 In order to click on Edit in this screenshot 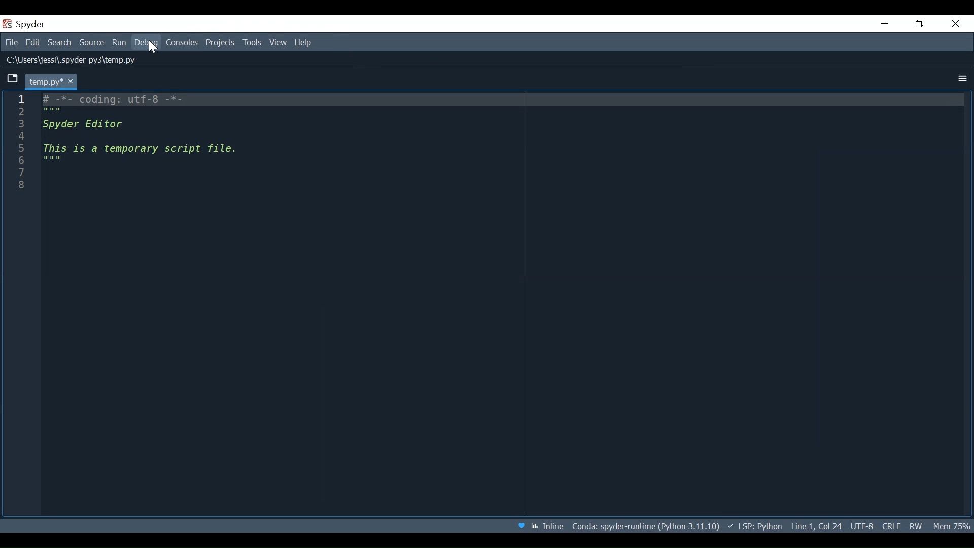, I will do `click(34, 43)`.